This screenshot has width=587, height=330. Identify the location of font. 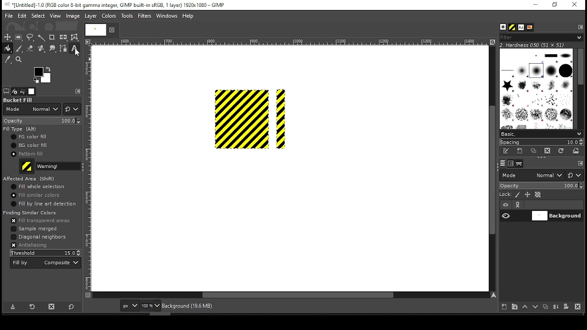
(521, 27).